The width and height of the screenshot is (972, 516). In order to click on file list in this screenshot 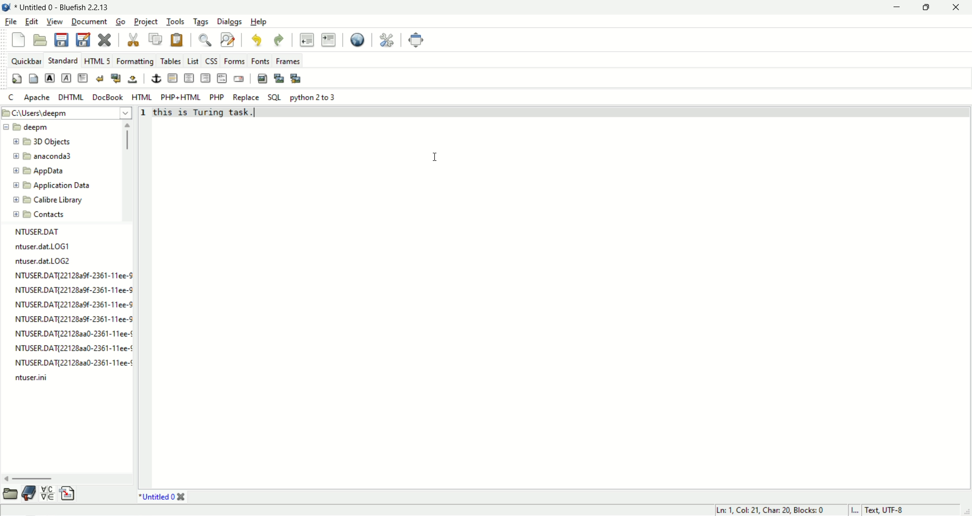, I will do `click(70, 311)`.